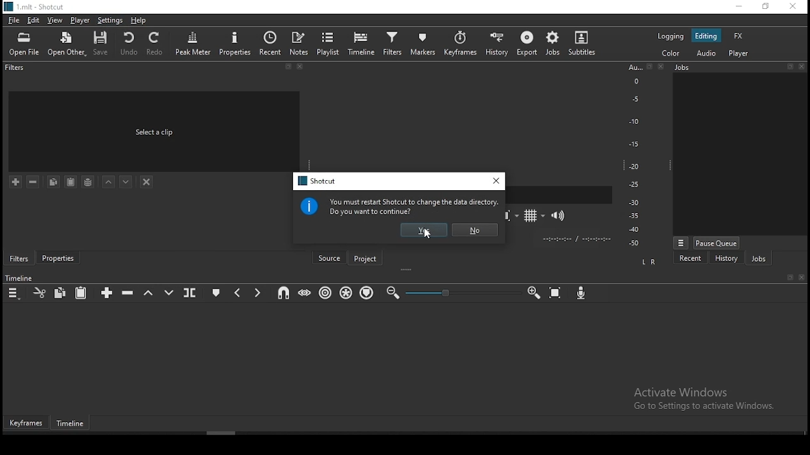 The image size is (810, 455). Describe the element at coordinates (108, 293) in the screenshot. I see `append` at that location.